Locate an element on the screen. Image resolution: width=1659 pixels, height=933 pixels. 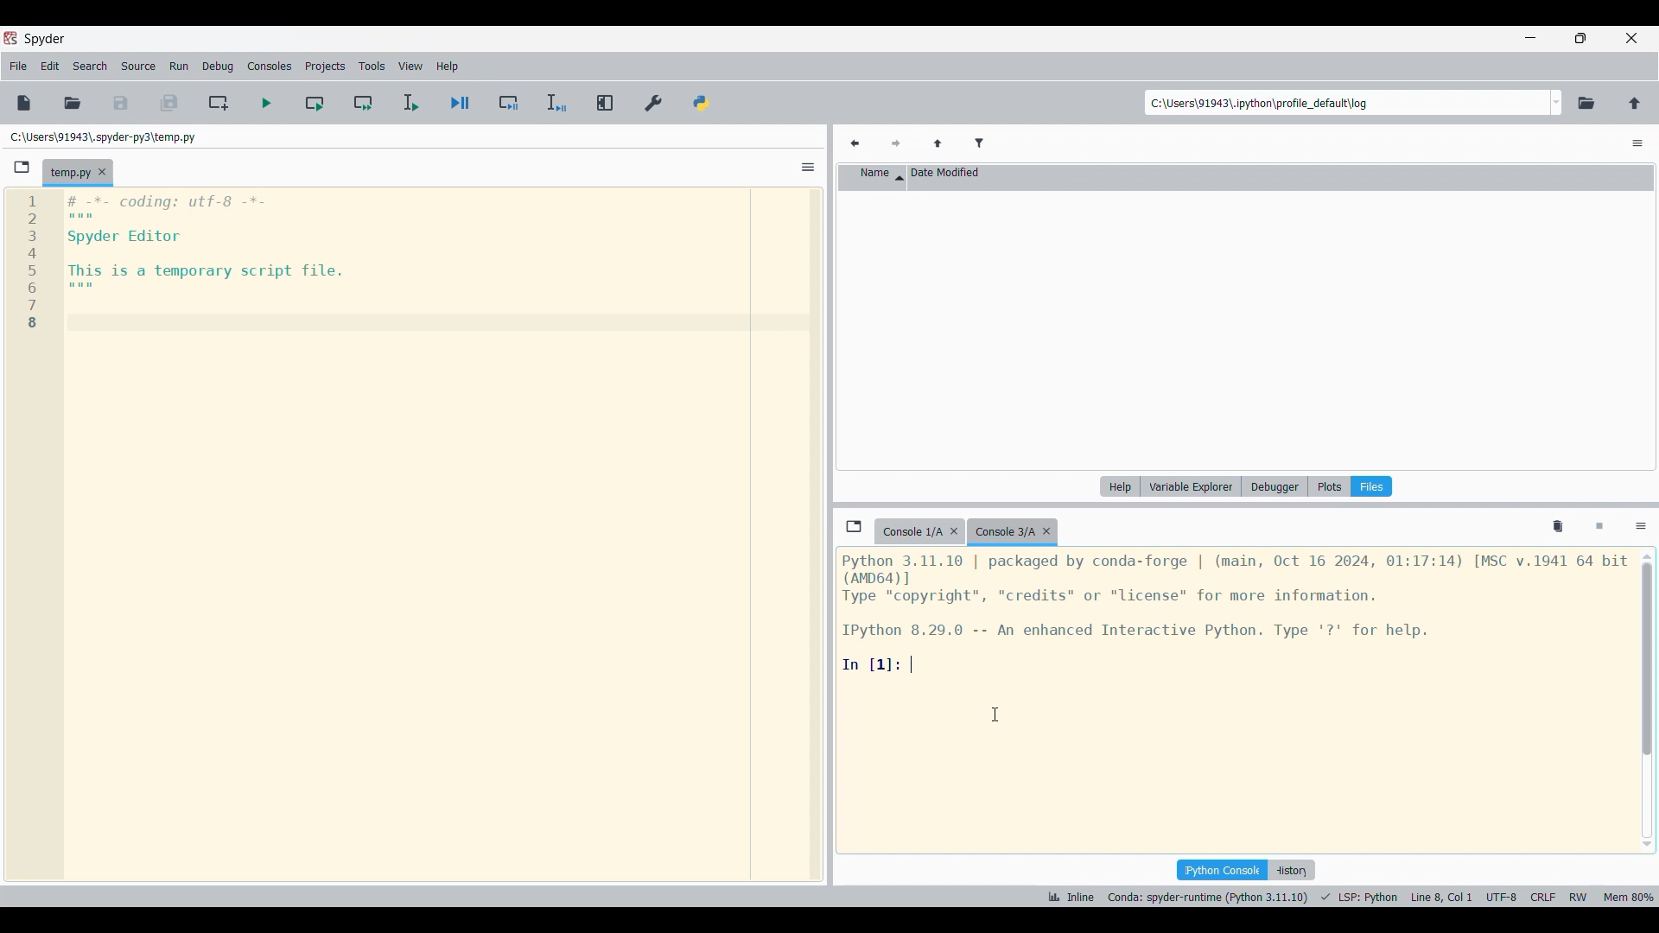
No details under respective columns is located at coordinates (1236, 329).